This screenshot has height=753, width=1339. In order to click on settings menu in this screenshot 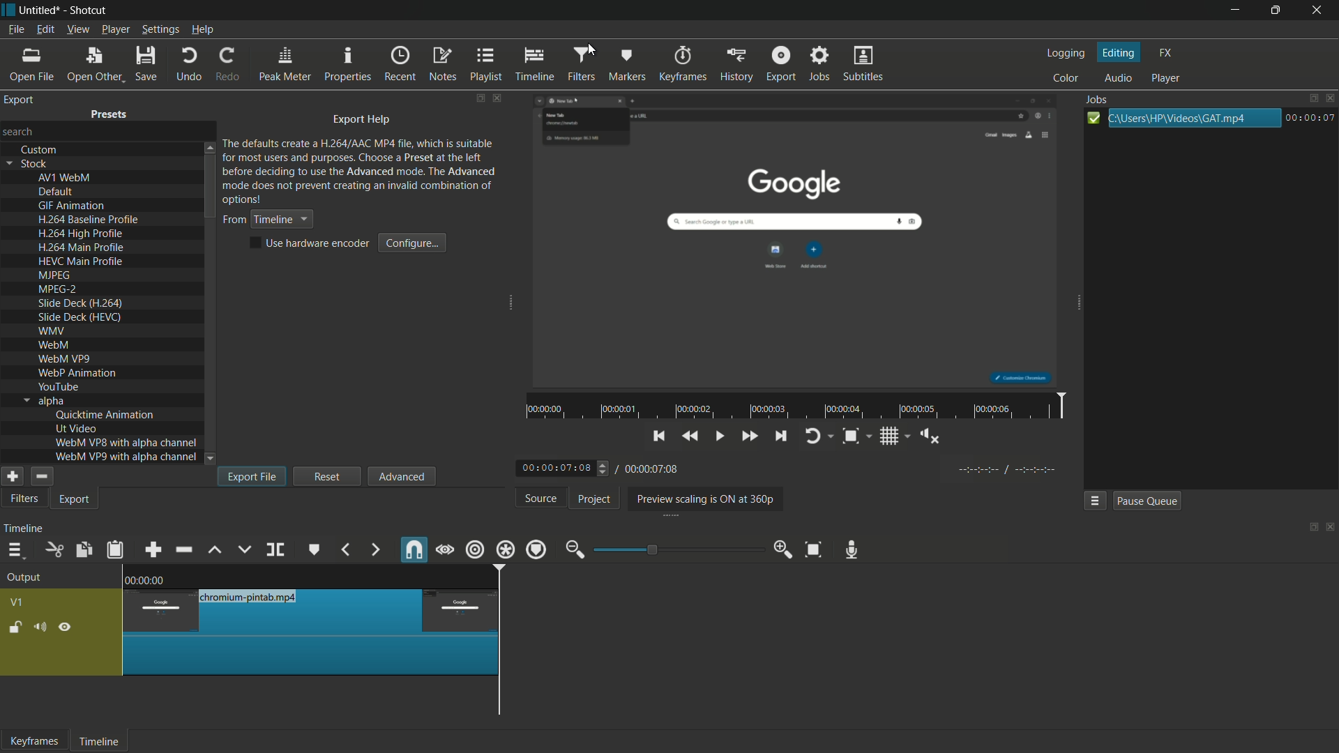, I will do `click(160, 30)`.